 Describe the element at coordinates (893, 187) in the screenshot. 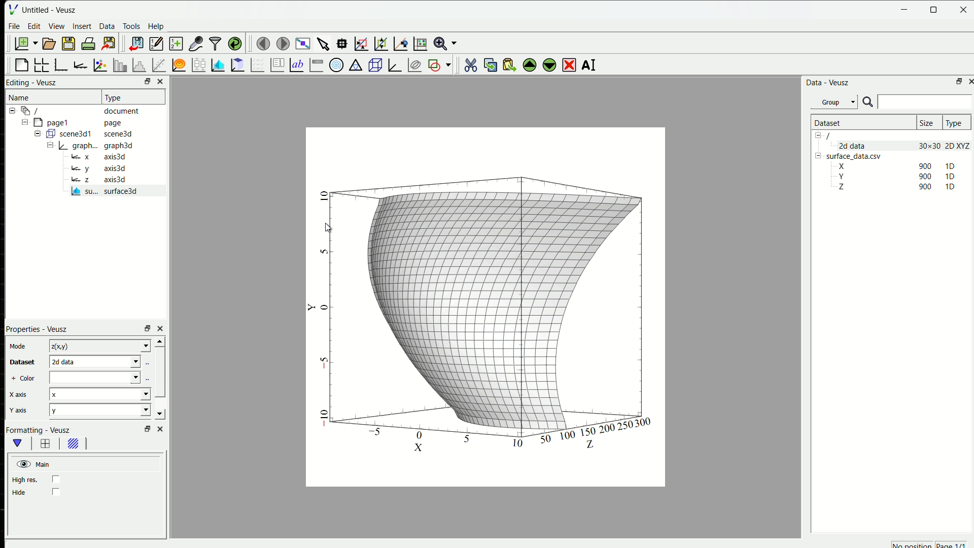

I see `Z 90 1D` at that location.